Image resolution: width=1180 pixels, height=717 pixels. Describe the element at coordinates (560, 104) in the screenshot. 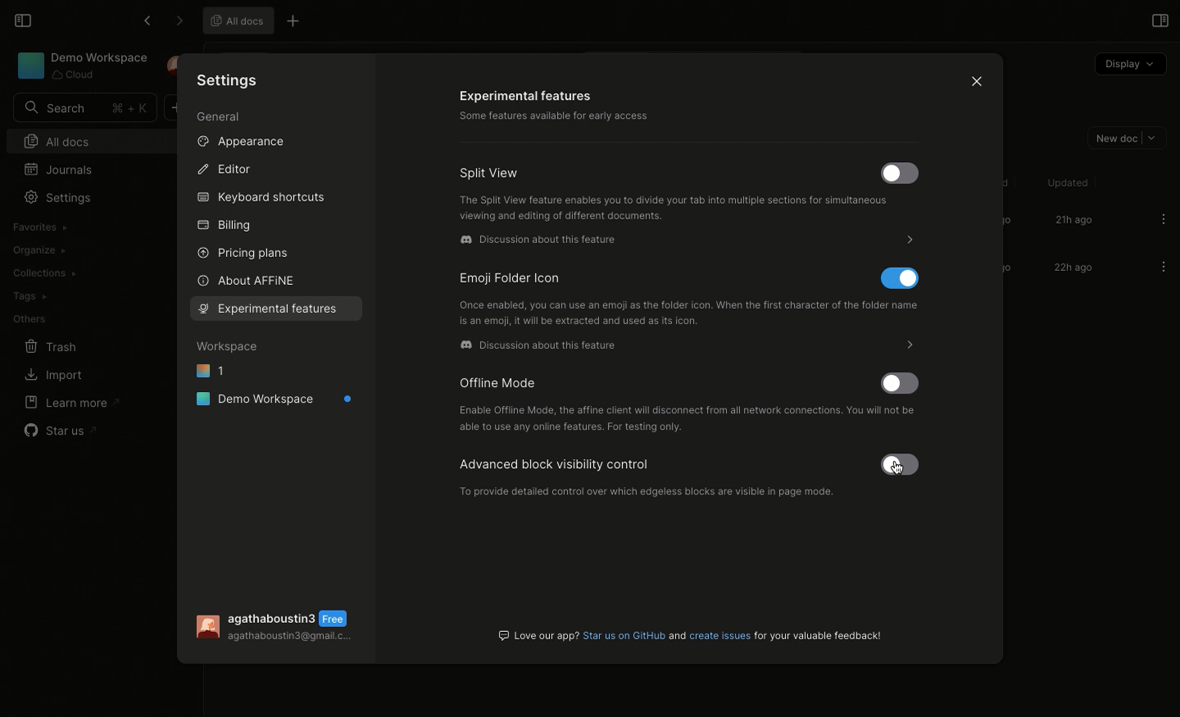

I see `Experimental features` at that location.